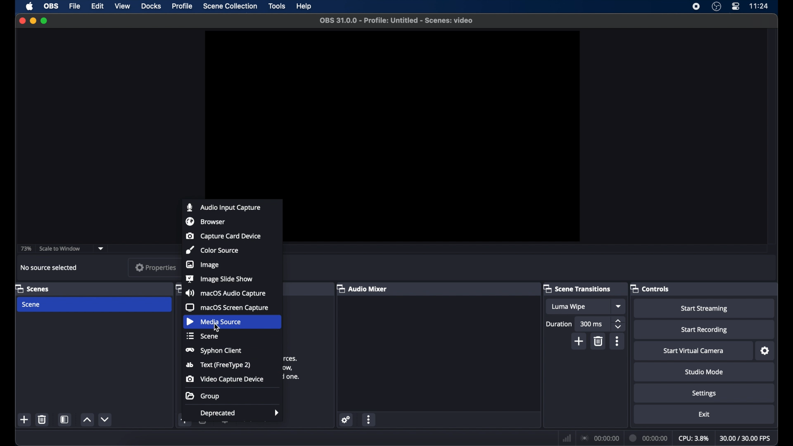  Describe the element at coordinates (227, 308) in the screenshot. I see `macOS screen capture` at that location.